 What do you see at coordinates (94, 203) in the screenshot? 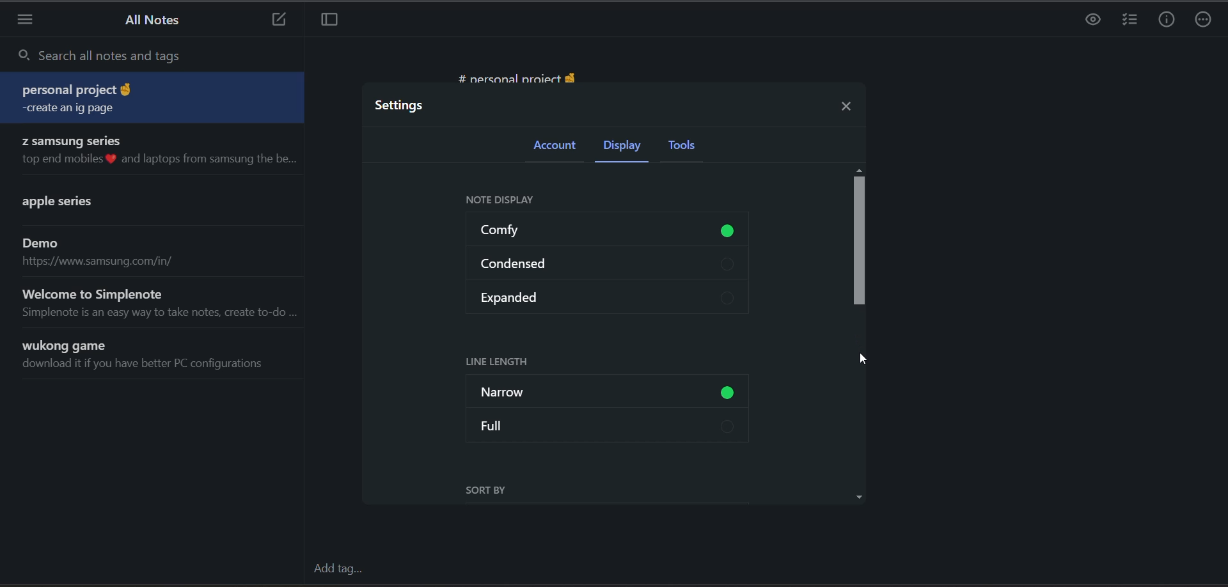
I see `note title and preview` at bounding box center [94, 203].